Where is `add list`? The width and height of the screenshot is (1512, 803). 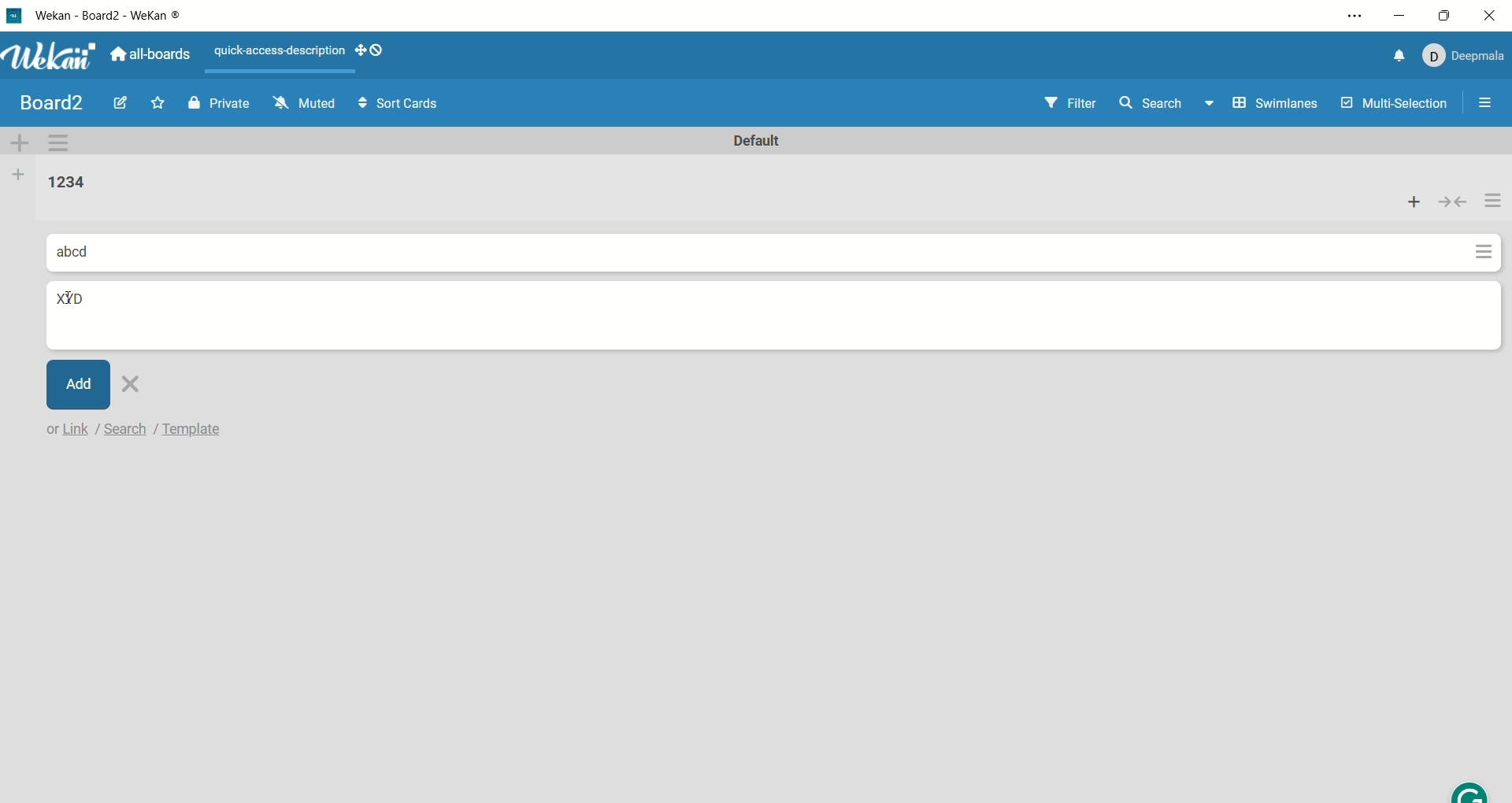 add list is located at coordinates (17, 174).